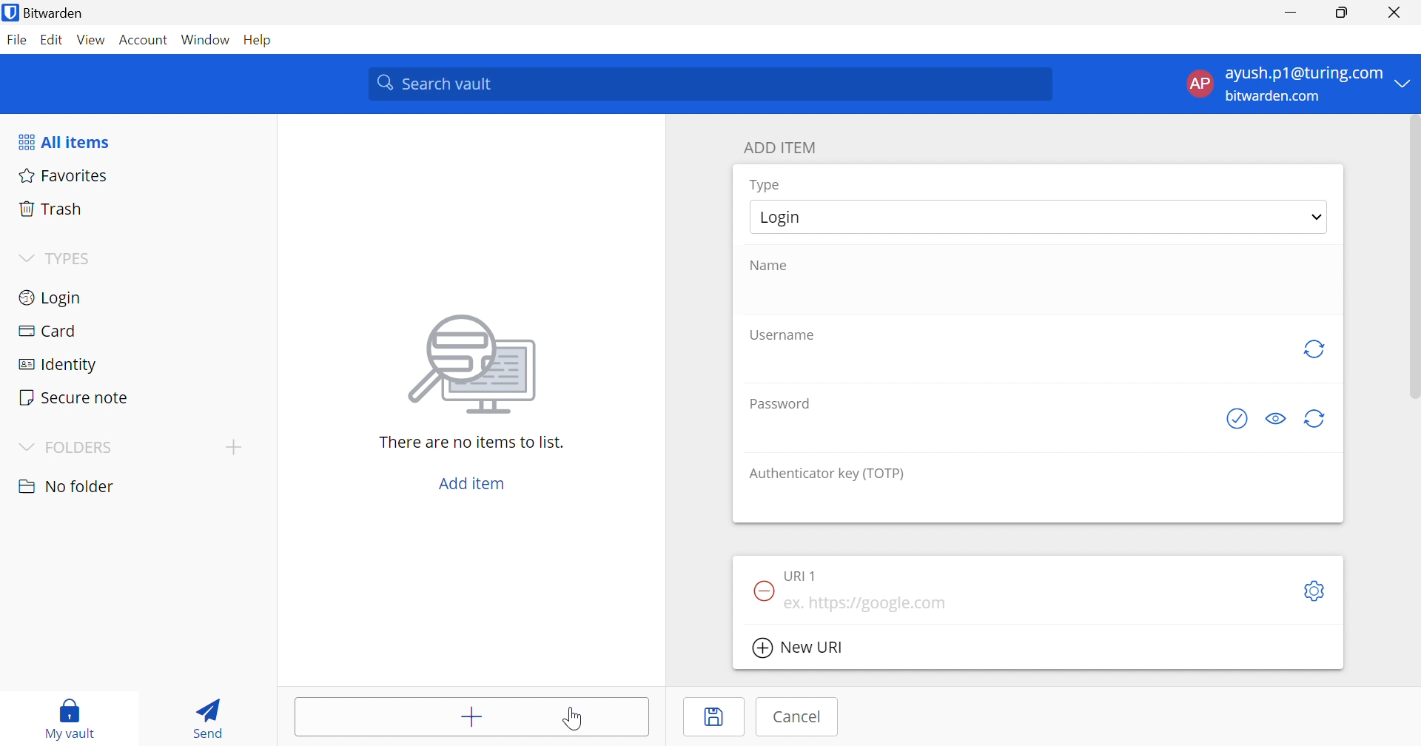 This screenshot has height=746, width=1421. What do you see at coordinates (771, 267) in the screenshot?
I see `Name` at bounding box center [771, 267].